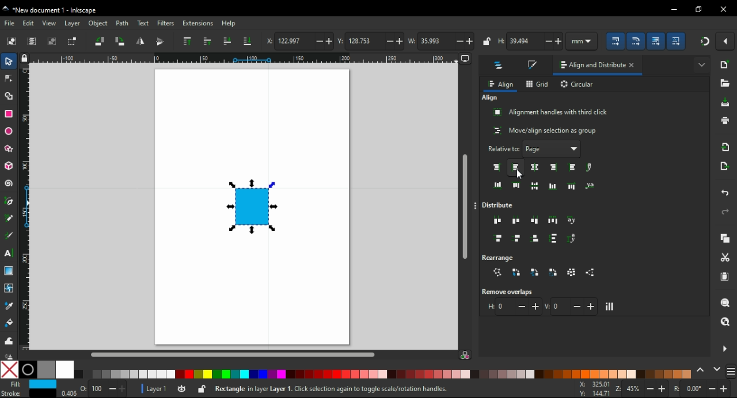 The image size is (737, 398). I want to click on star/polygon tool, so click(9, 149).